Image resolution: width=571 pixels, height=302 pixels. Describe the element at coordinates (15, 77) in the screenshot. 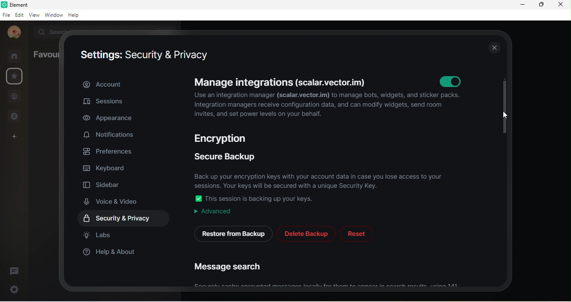

I see `favourites` at that location.